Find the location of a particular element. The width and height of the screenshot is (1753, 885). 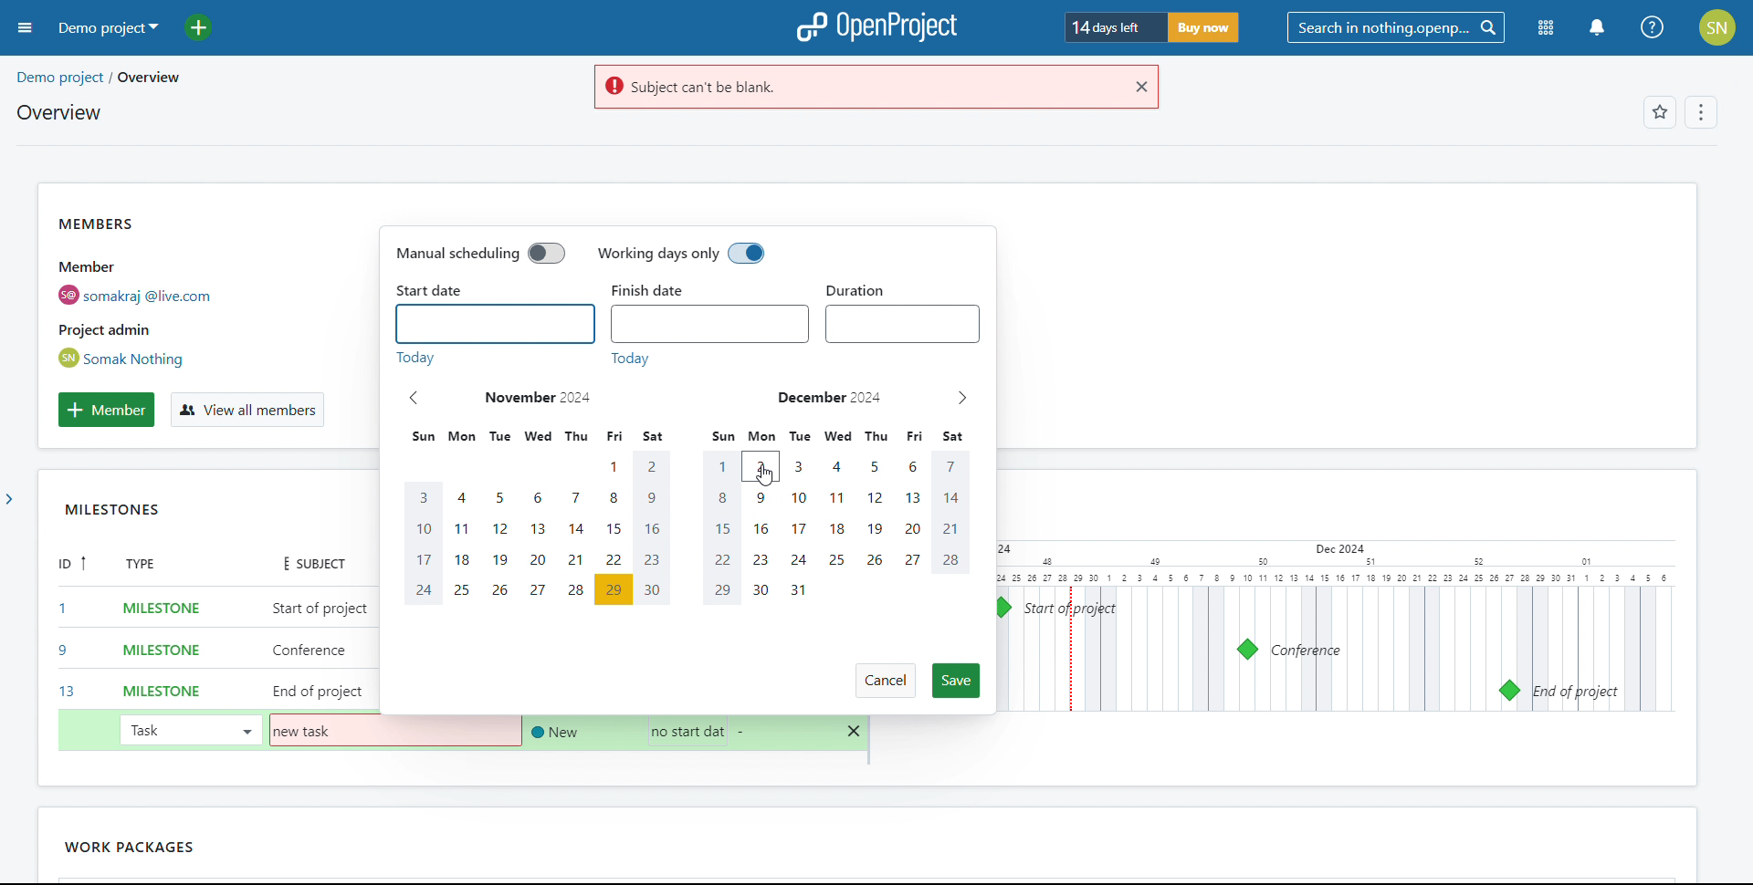

milestone 13 is located at coordinates (1508, 691).